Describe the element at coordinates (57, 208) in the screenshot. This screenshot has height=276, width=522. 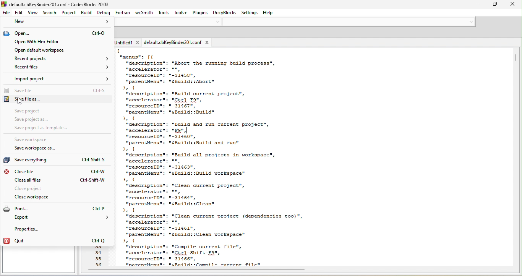
I see `print` at that location.